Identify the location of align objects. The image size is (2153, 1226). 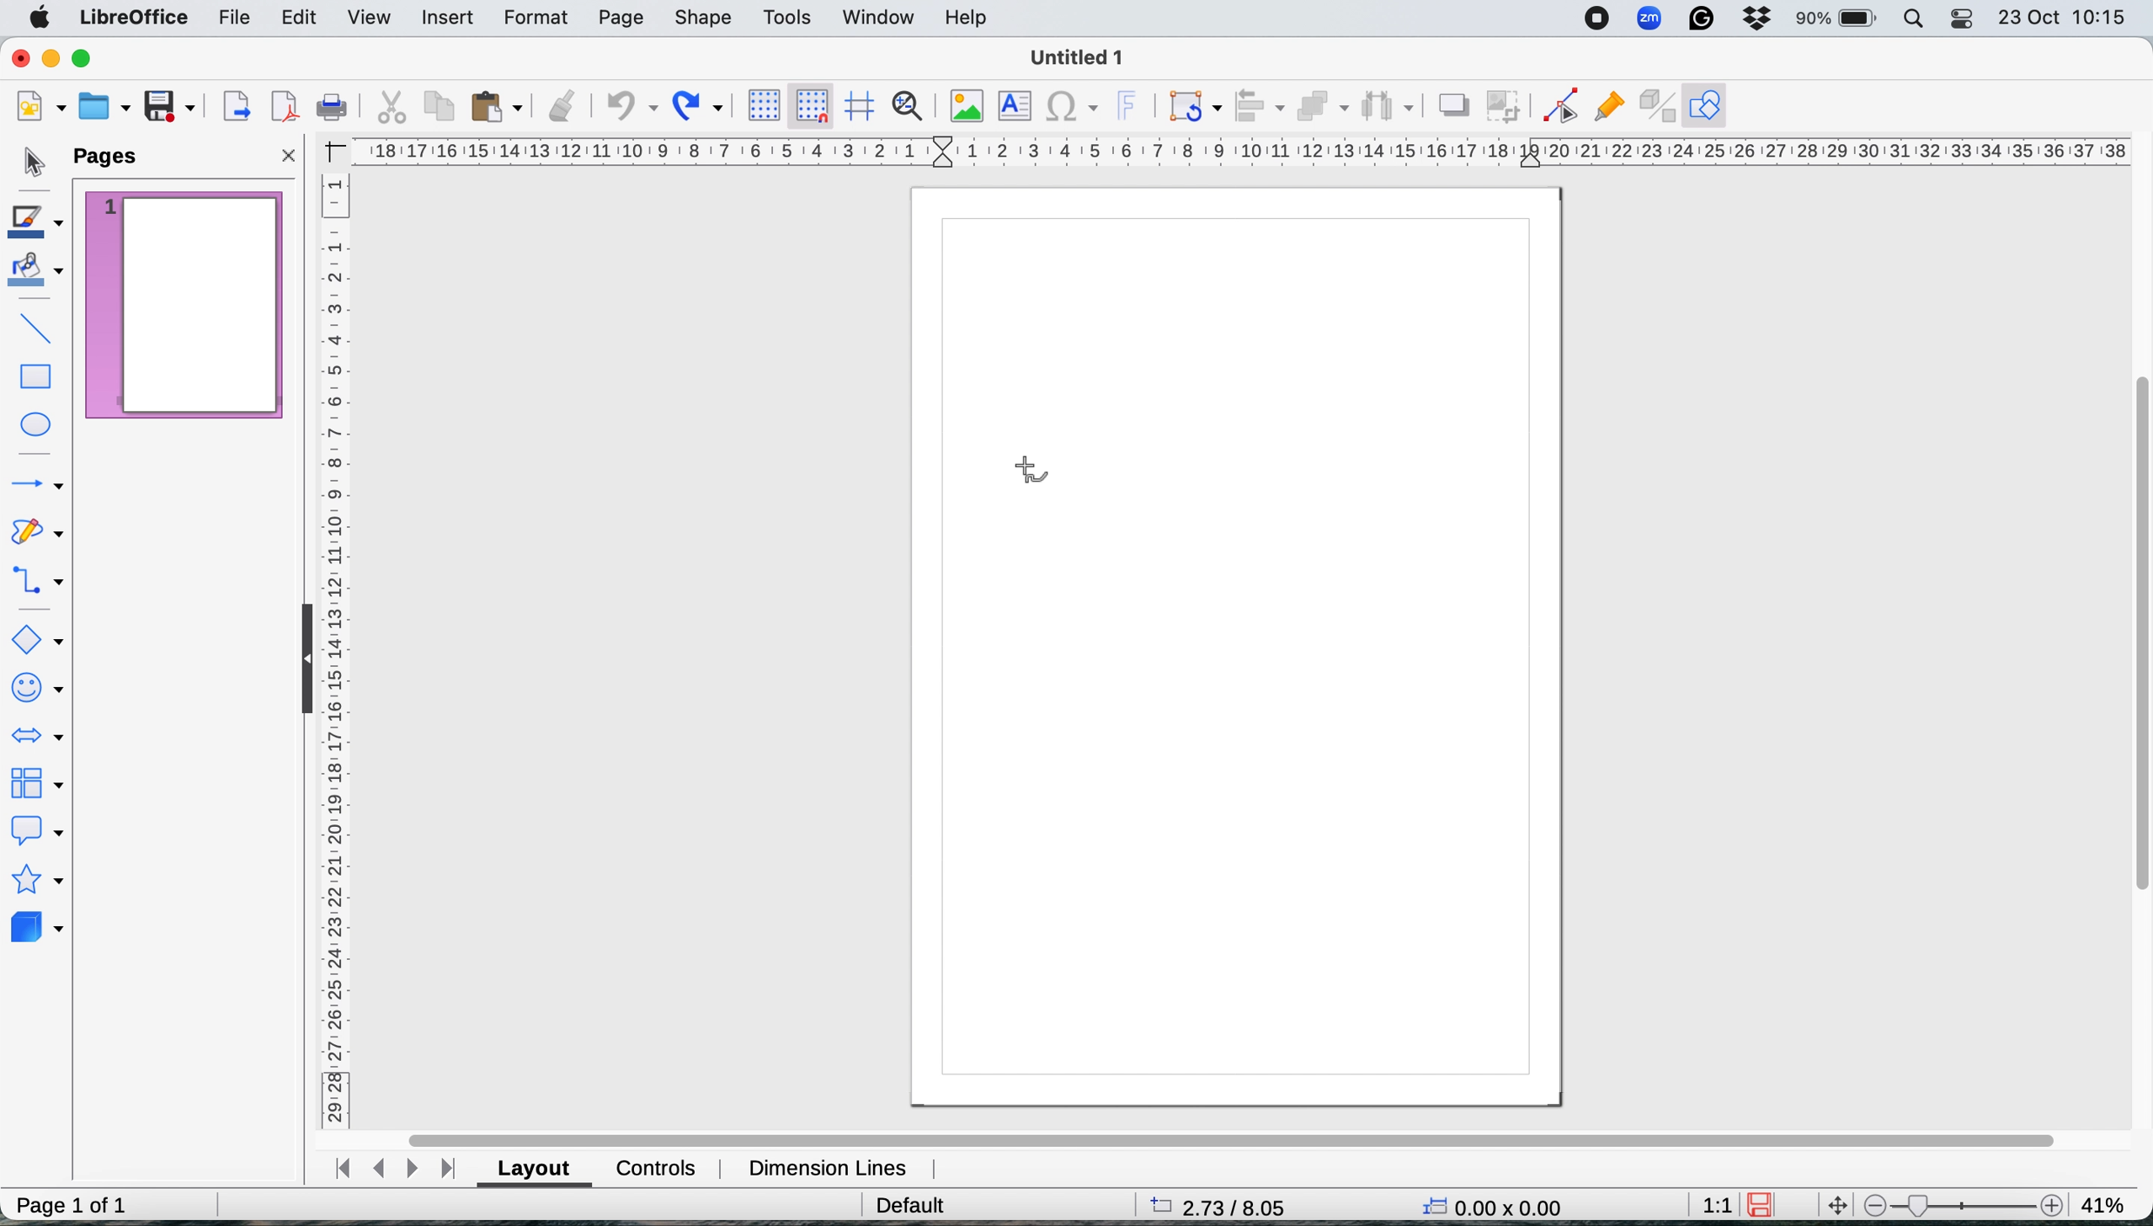
(1259, 107).